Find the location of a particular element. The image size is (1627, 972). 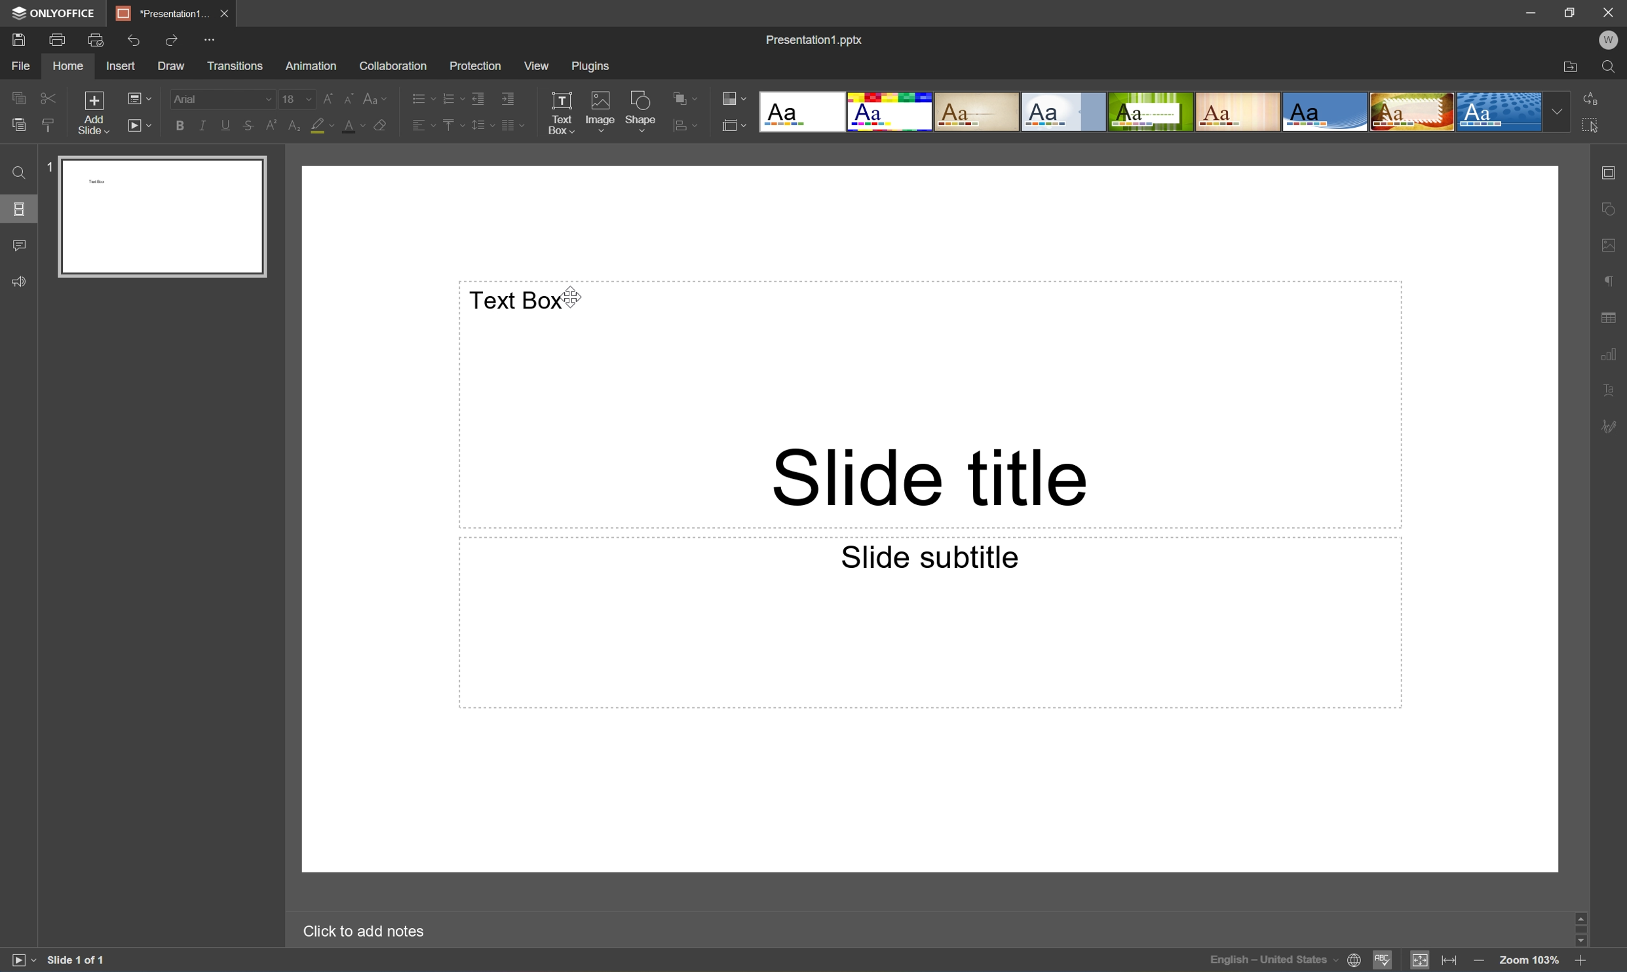

Close is located at coordinates (1611, 12).